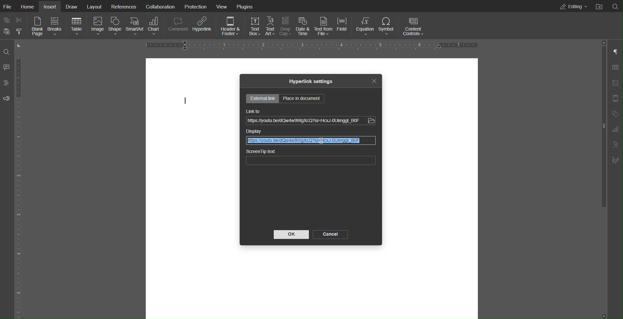 This screenshot has width=623, height=319. I want to click on Hyperlink settings, so click(311, 82).